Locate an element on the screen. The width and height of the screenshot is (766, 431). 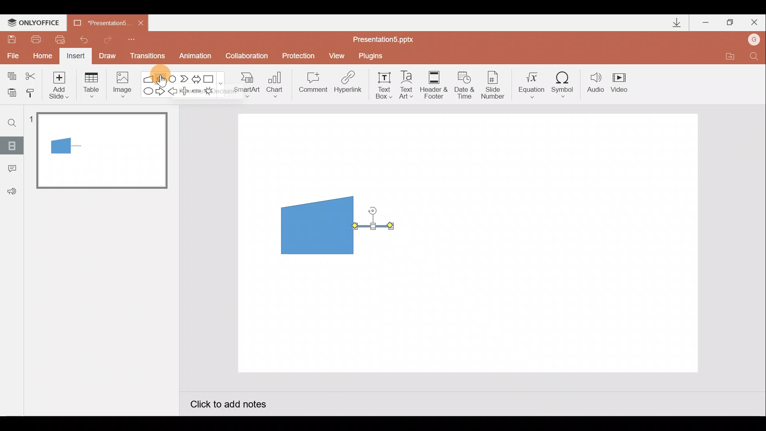
Date & time is located at coordinates (464, 83).